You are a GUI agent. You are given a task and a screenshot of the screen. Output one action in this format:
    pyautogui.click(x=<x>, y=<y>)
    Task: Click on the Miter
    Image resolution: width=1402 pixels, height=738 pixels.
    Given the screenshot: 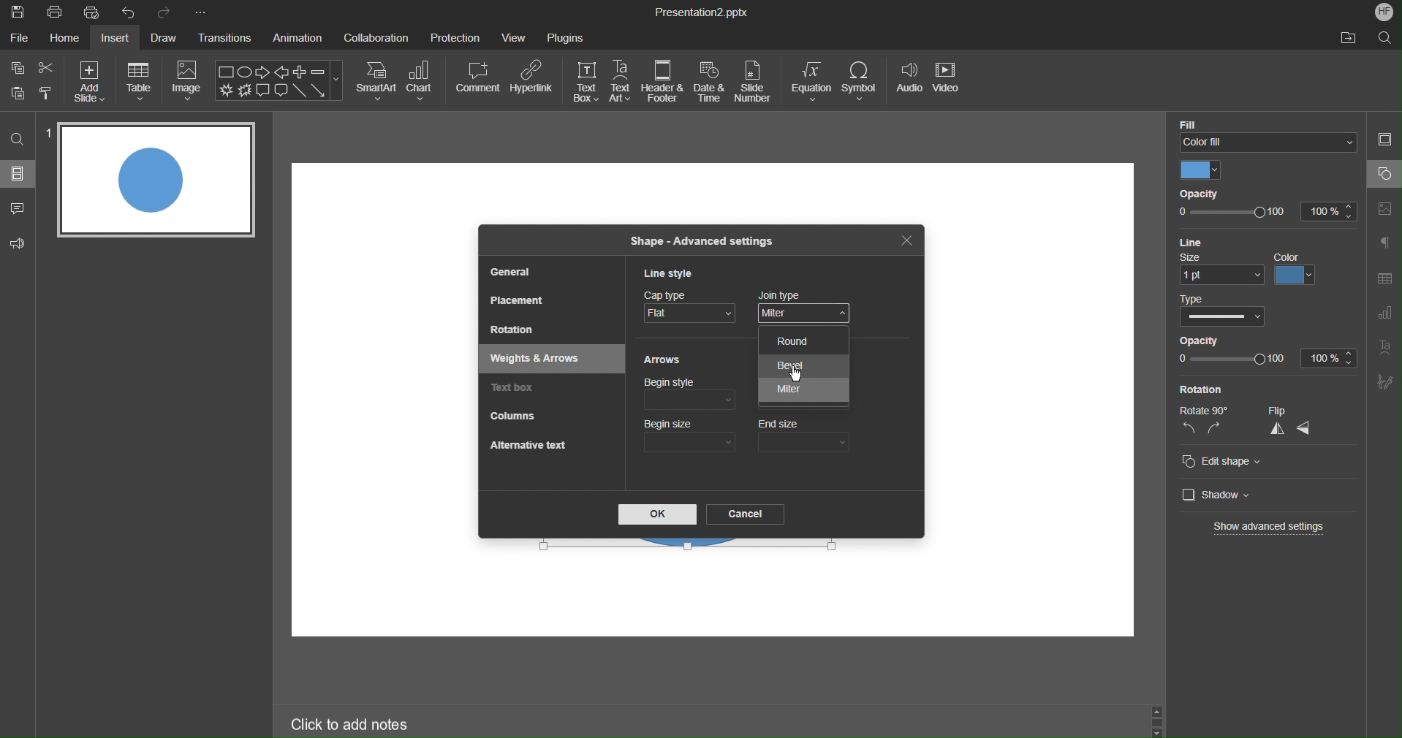 What is the action you would take?
    pyautogui.click(x=803, y=389)
    